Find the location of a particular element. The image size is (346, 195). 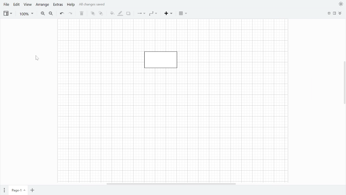

Collpase is located at coordinates (340, 13).